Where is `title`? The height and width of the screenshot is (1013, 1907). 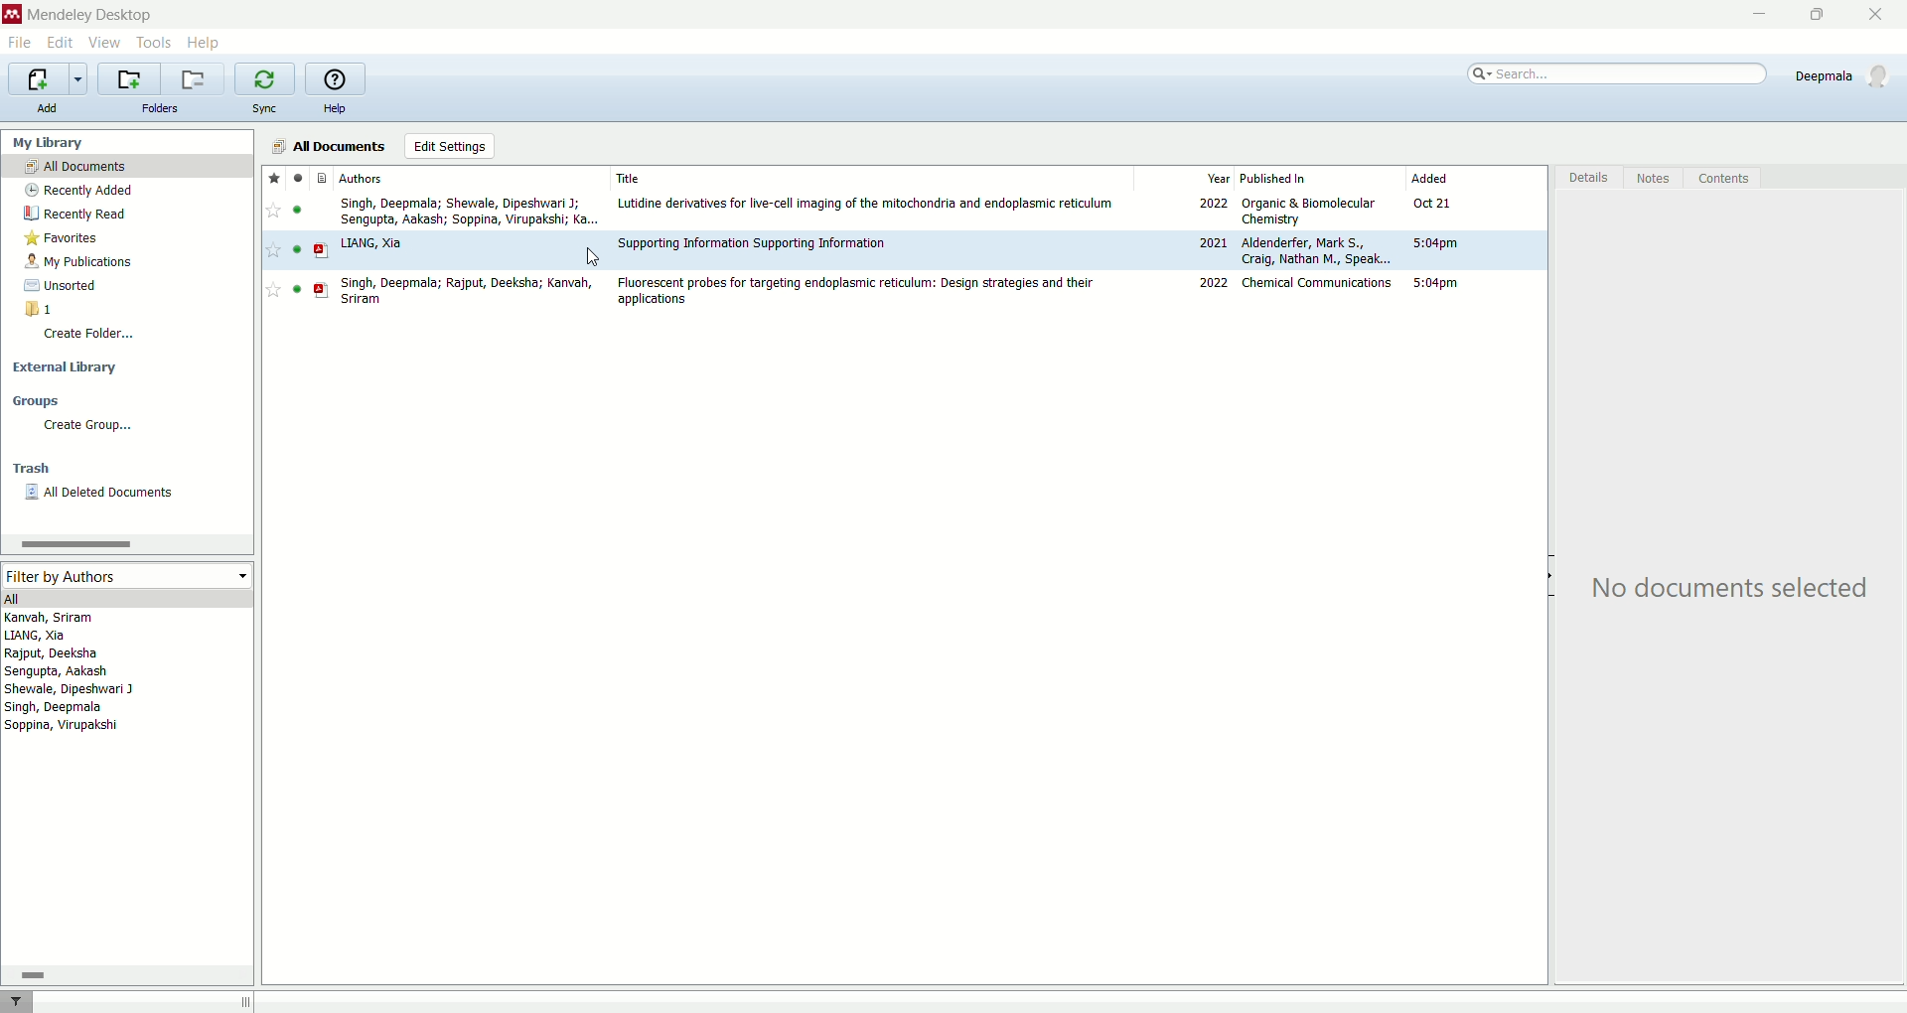
title is located at coordinates (629, 178).